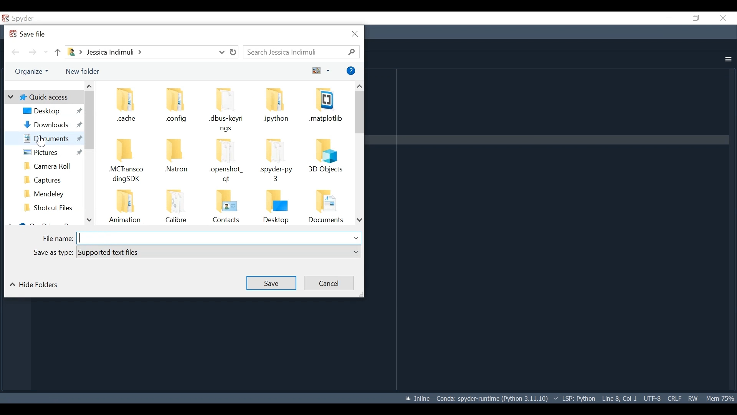 This screenshot has width=737, height=415. What do you see at coordinates (89, 86) in the screenshot?
I see `Scroll up` at bounding box center [89, 86].